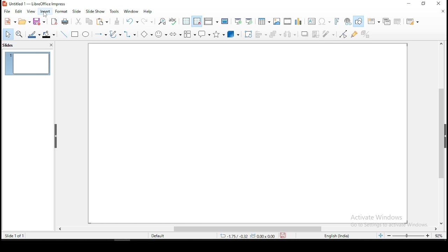 The image size is (448, 252). What do you see at coordinates (42, 4) in the screenshot?
I see `icon and filename` at bounding box center [42, 4].